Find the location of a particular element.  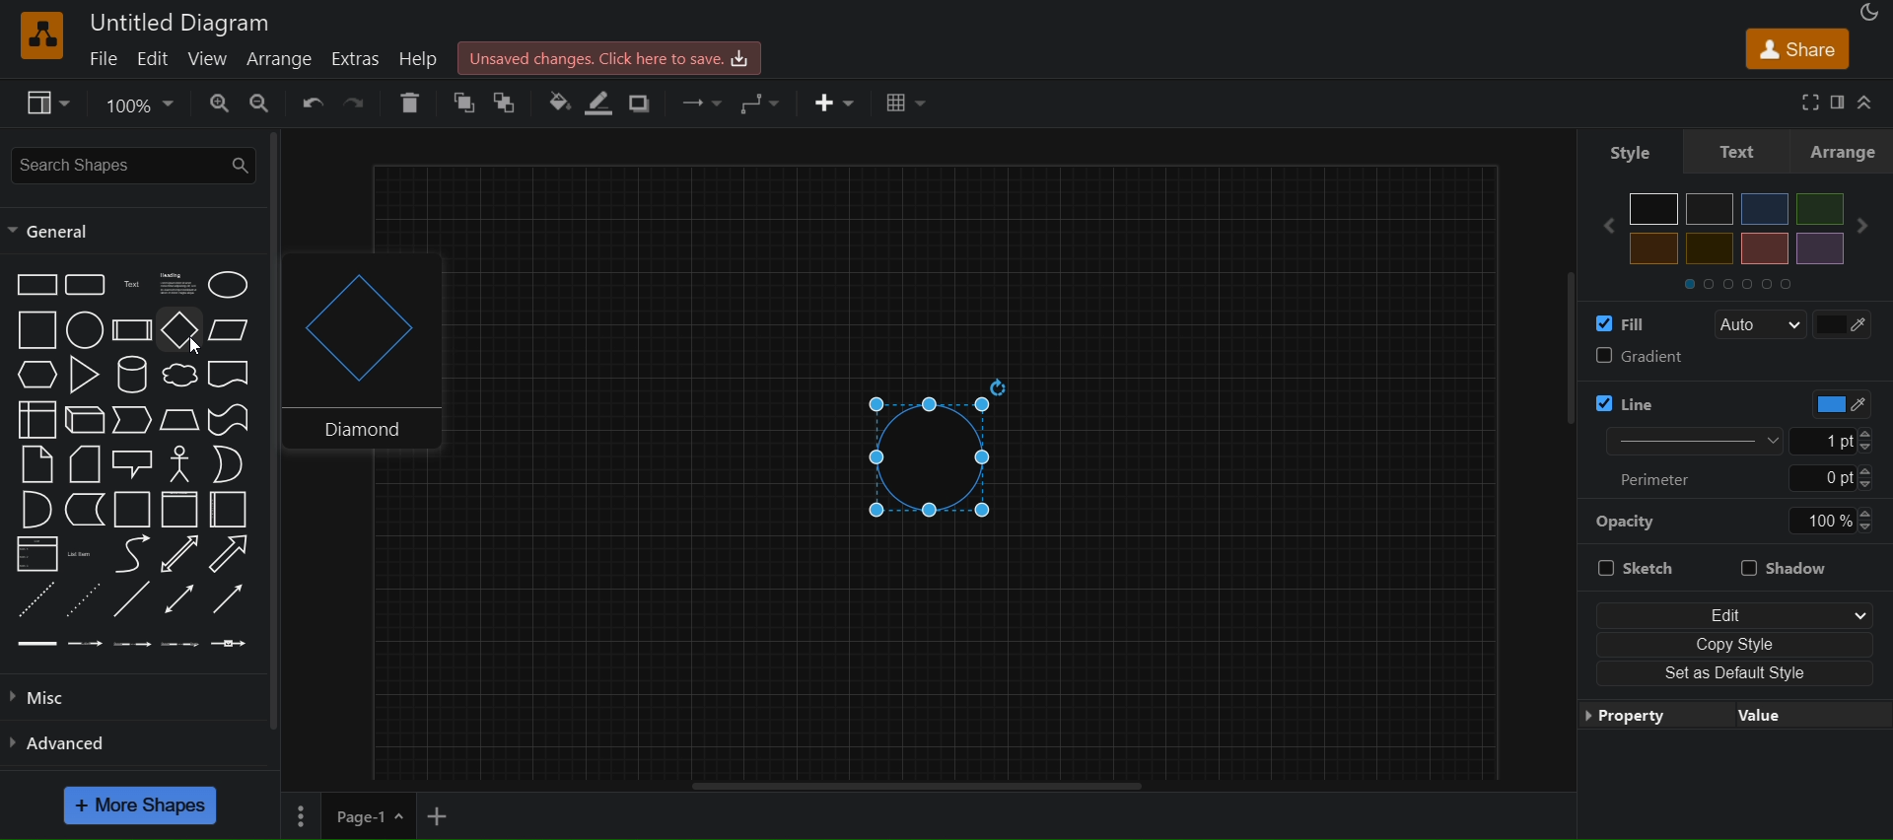

purple color is located at coordinates (1818, 247).